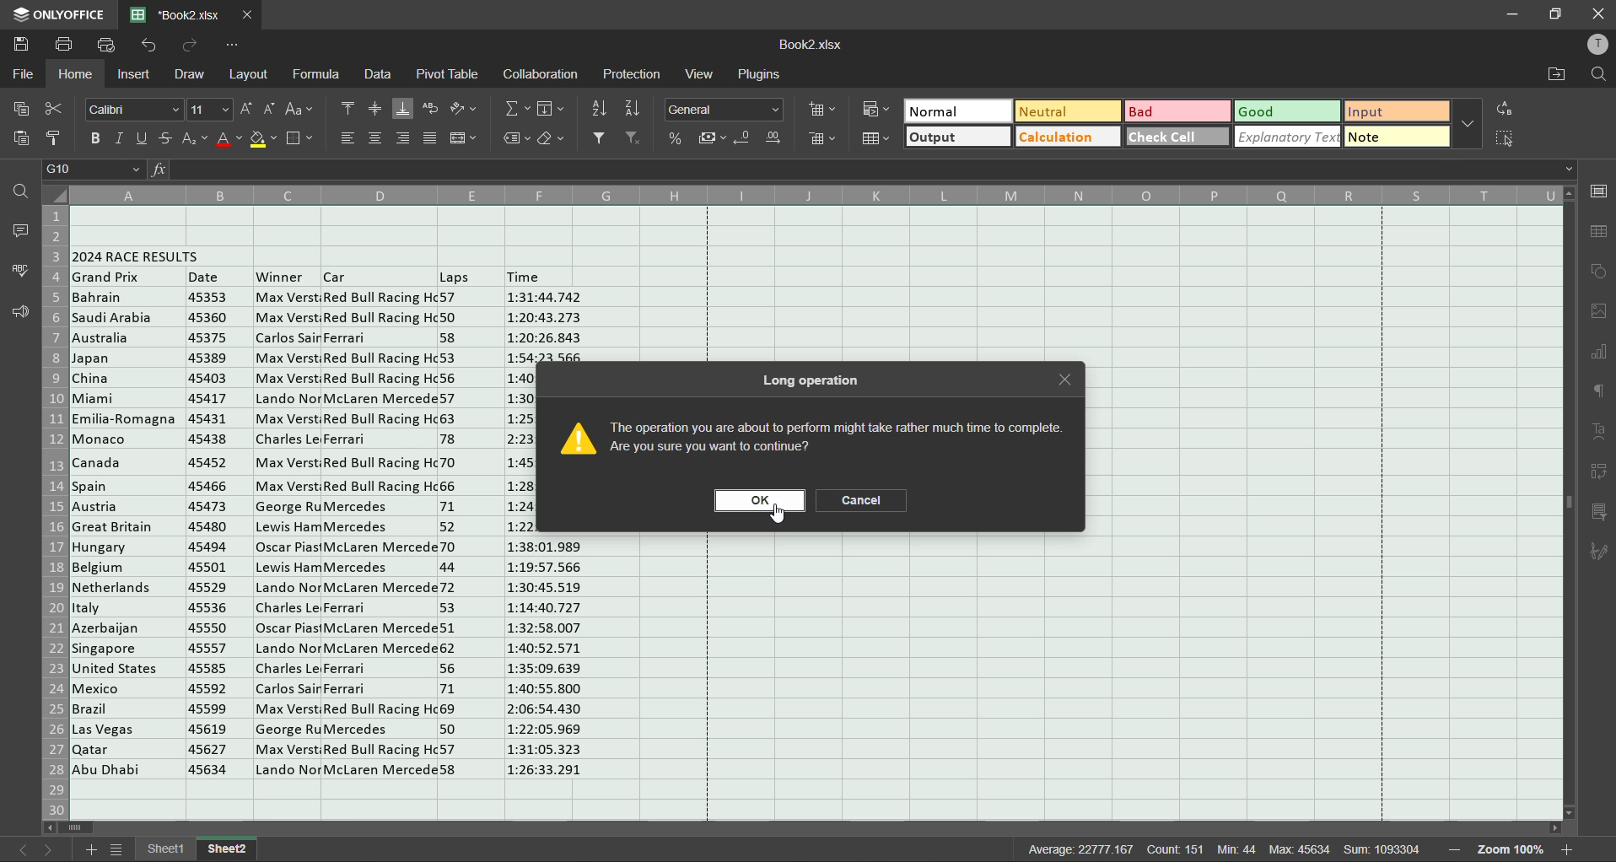  Describe the element at coordinates (704, 76) in the screenshot. I see `view` at that location.